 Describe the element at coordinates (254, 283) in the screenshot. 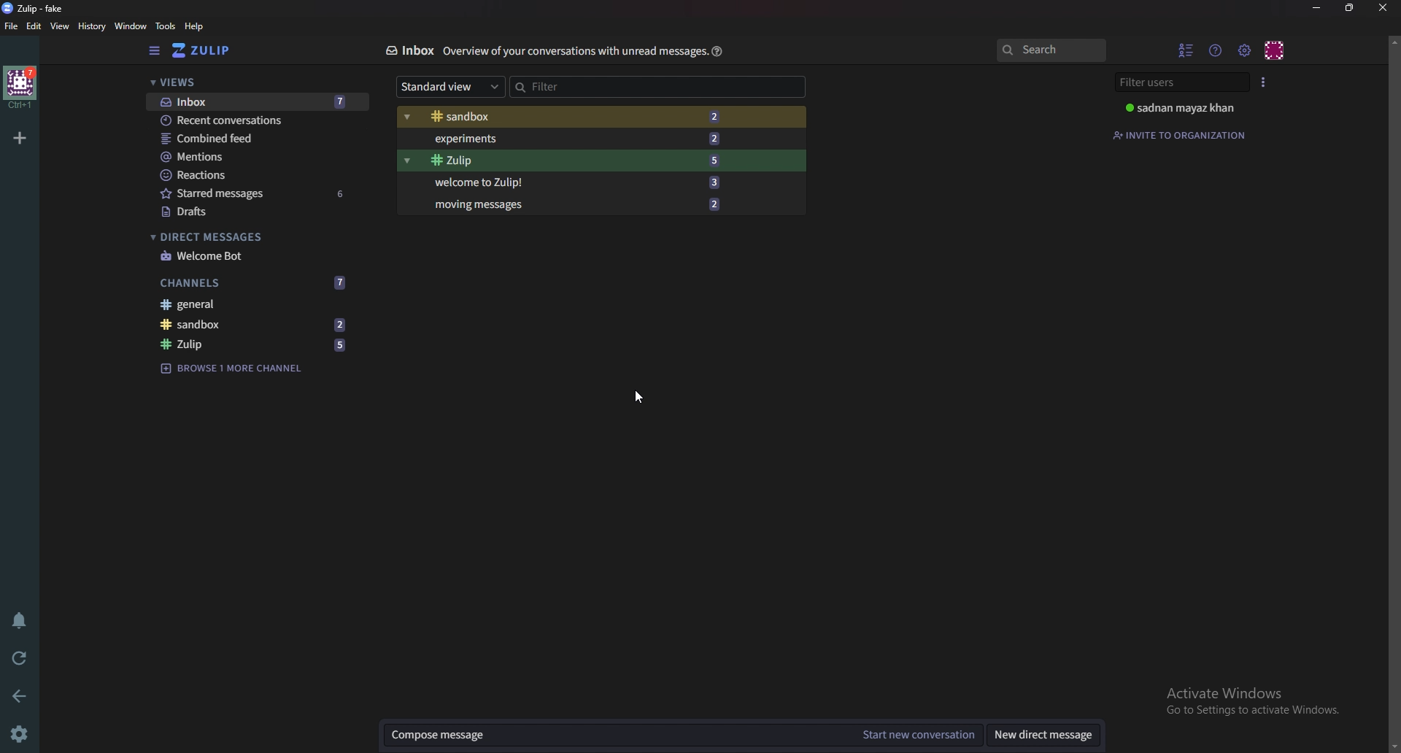

I see `Channels` at that location.